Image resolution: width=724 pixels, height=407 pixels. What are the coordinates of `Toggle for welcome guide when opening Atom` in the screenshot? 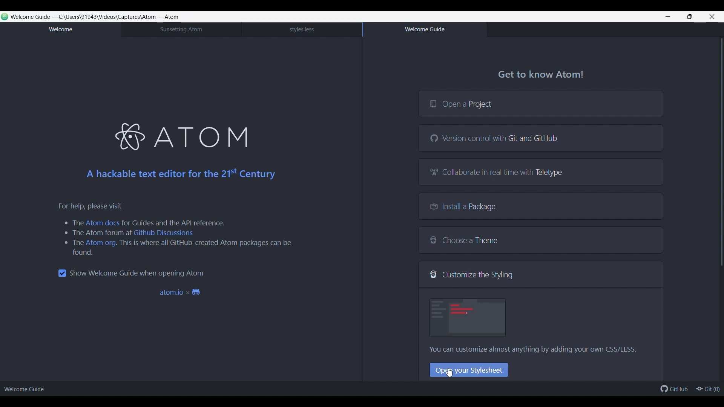 It's located at (137, 273).